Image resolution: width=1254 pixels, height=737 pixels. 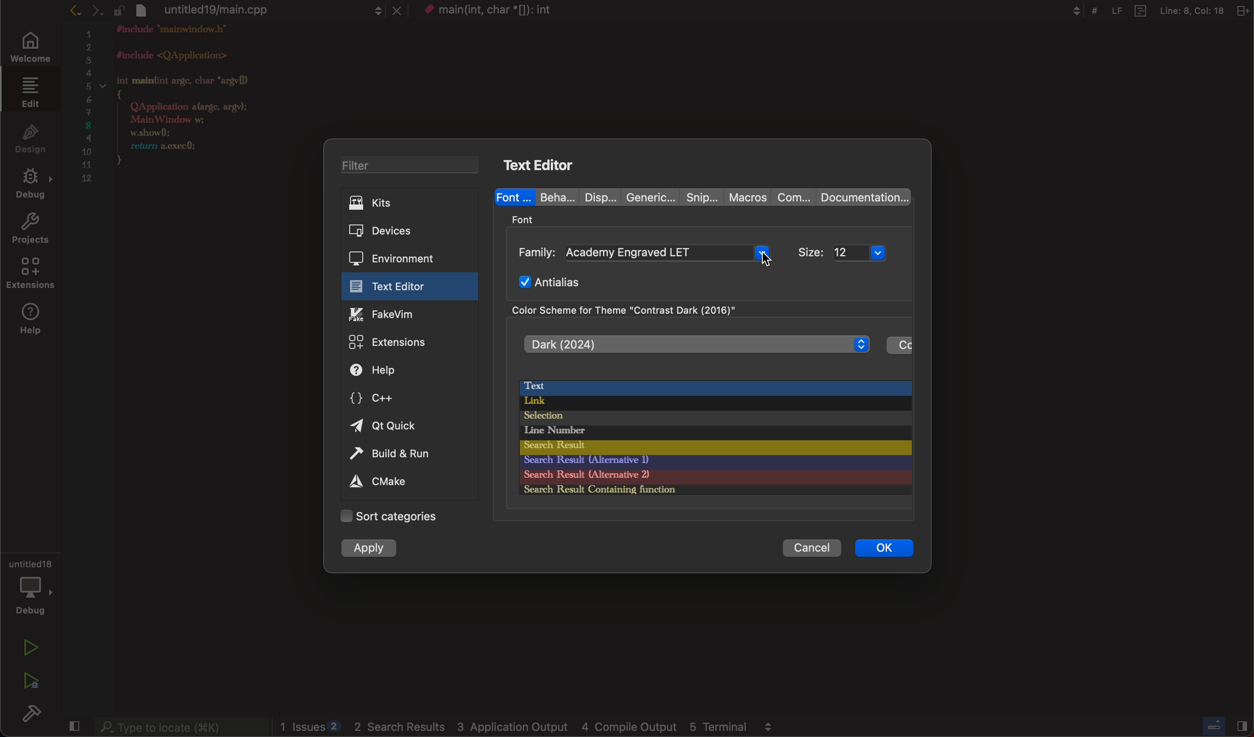 What do you see at coordinates (883, 548) in the screenshot?
I see `ok` at bounding box center [883, 548].